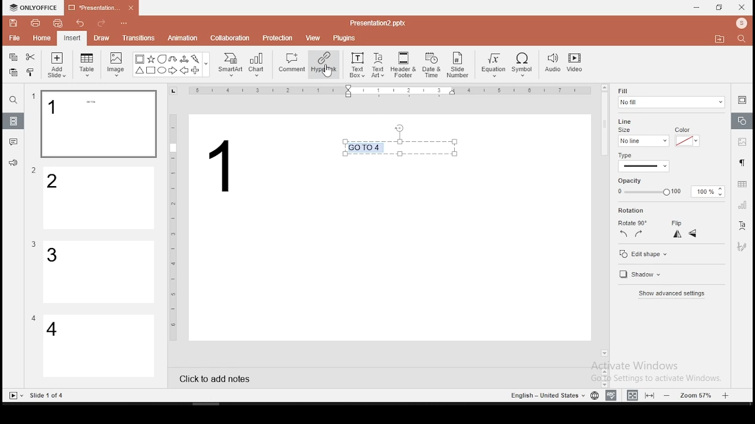 The height and width of the screenshot is (424, 755). I want to click on Trianlge, so click(139, 71).